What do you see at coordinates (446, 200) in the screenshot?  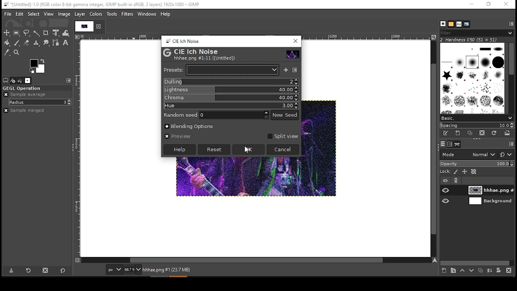 I see `layer visibility on/off` at bounding box center [446, 200].